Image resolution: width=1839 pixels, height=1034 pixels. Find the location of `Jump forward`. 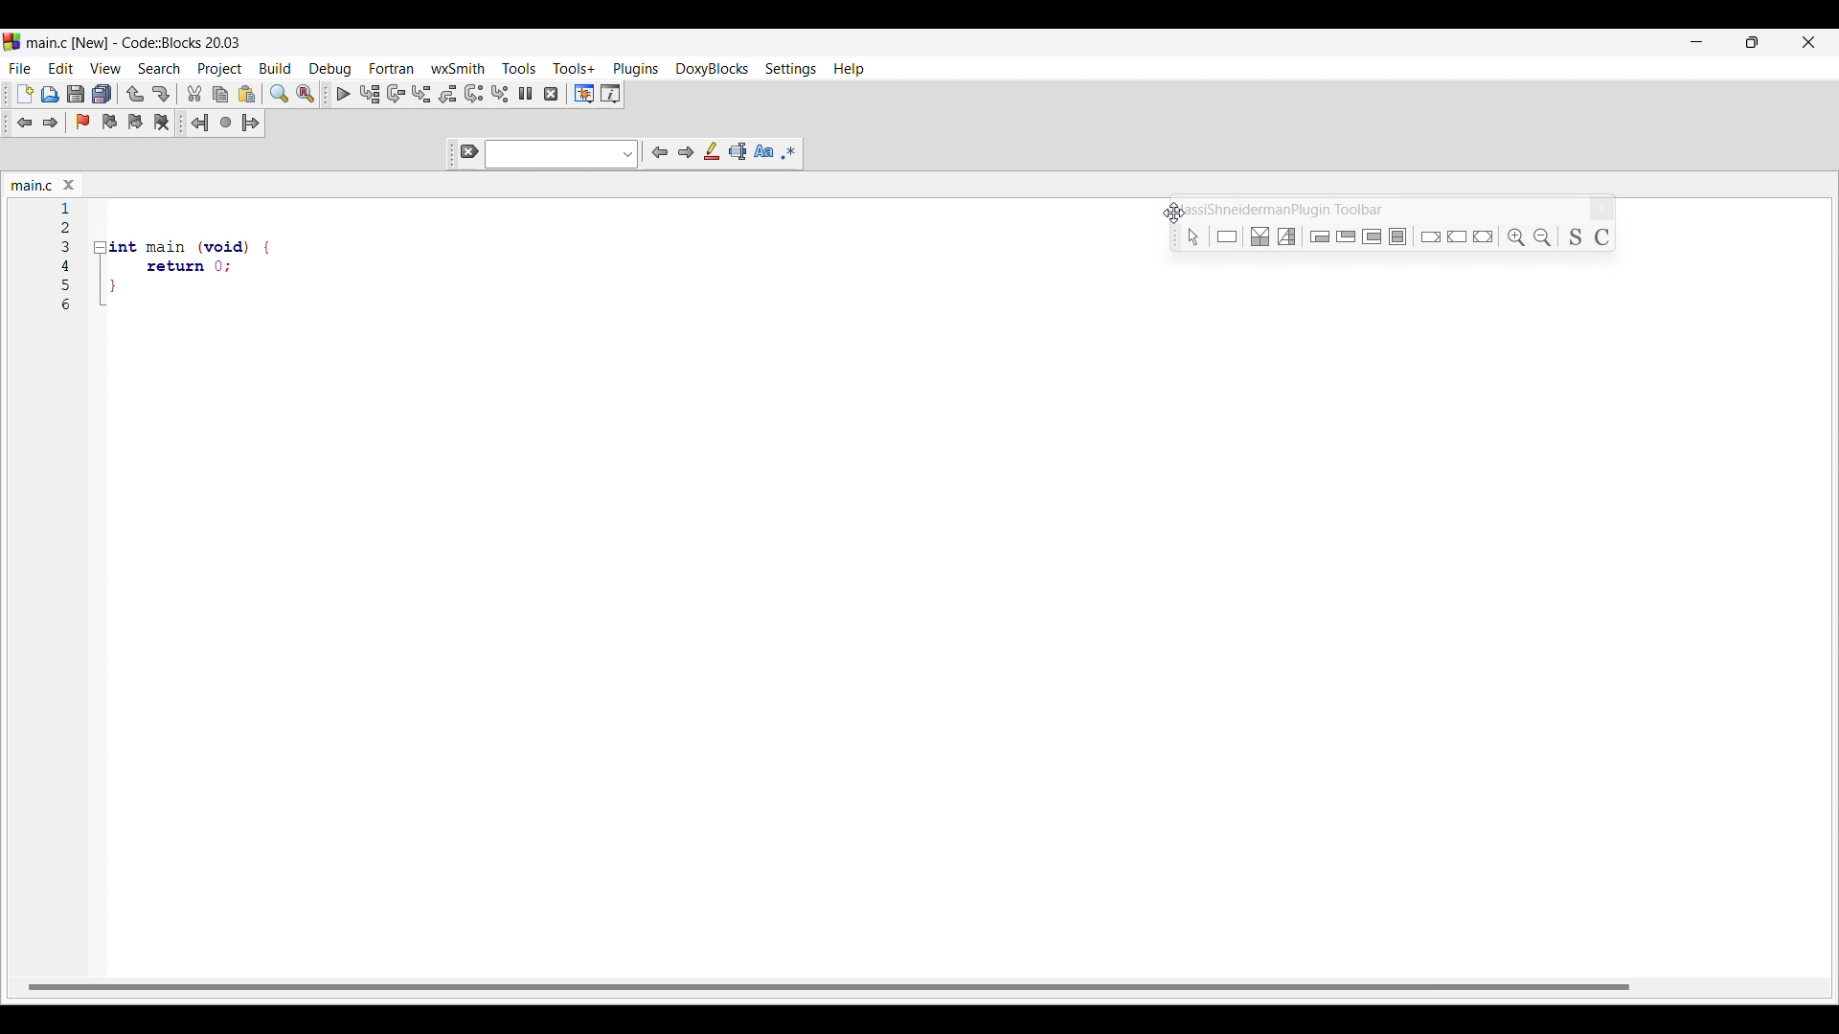

Jump forward is located at coordinates (251, 123).